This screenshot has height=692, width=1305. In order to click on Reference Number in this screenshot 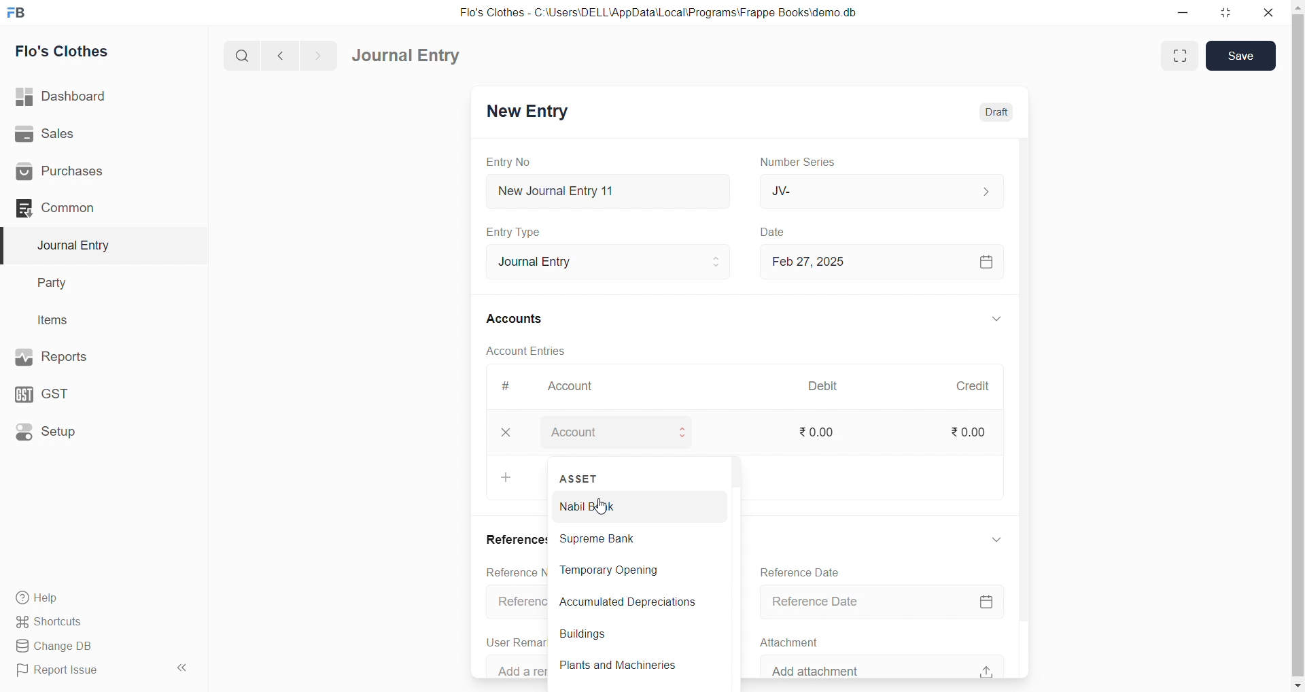, I will do `click(514, 573)`.